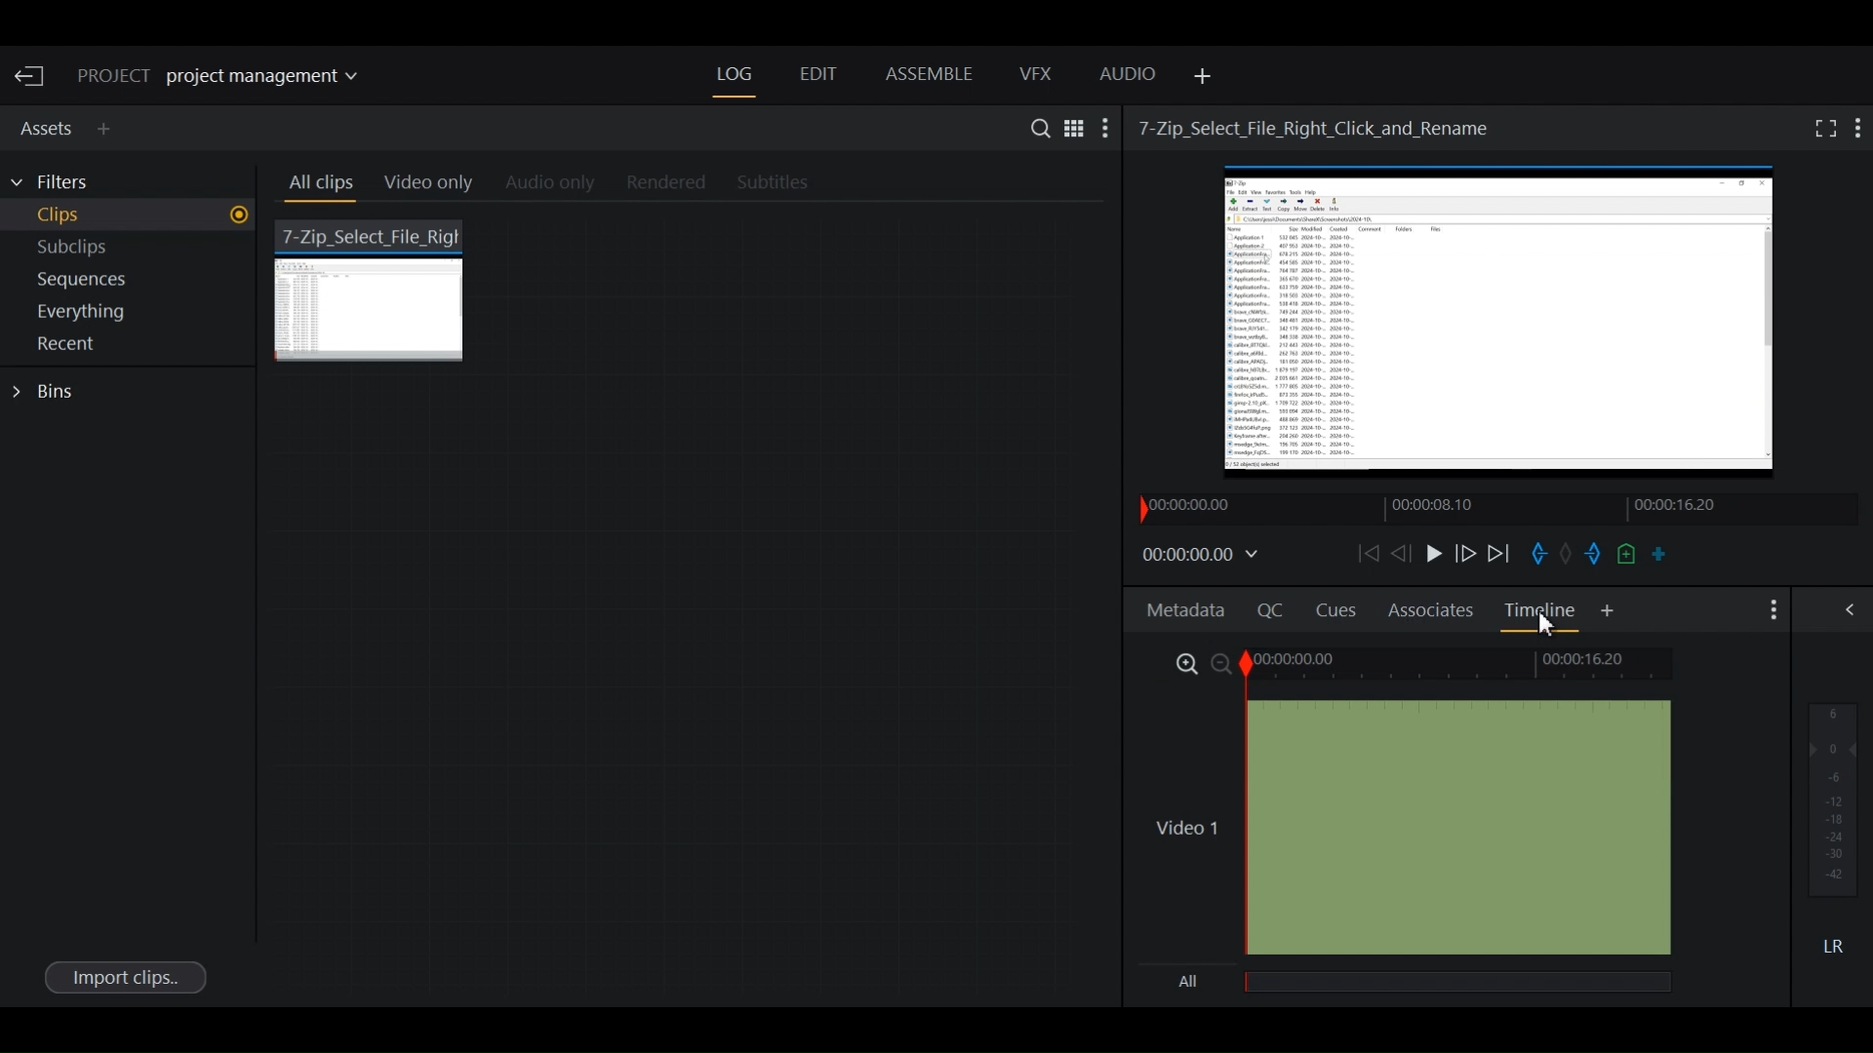 This screenshot has width=1873, height=1053. What do you see at coordinates (1407, 663) in the screenshot?
I see `Zoom Timeline` at bounding box center [1407, 663].